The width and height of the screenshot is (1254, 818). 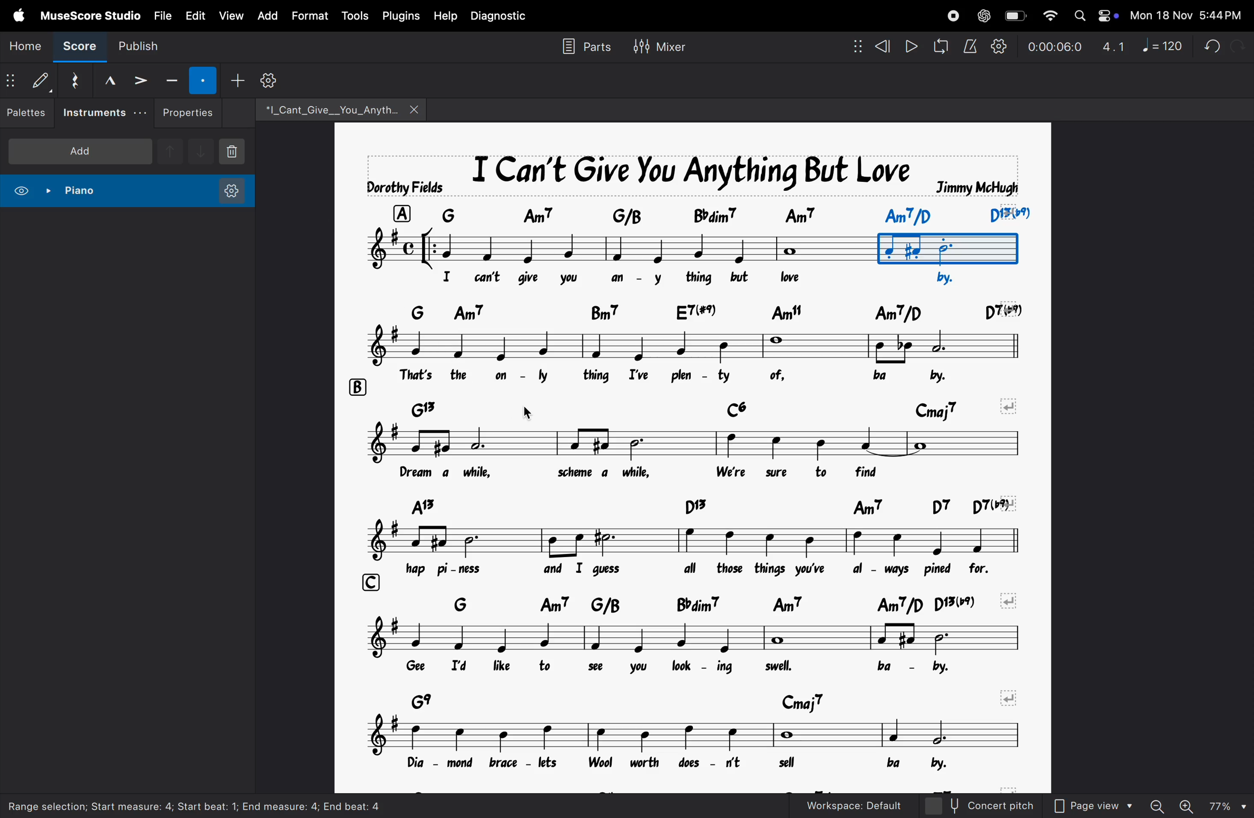 What do you see at coordinates (718, 408) in the screenshot?
I see `chord notes` at bounding box center [718, 408].